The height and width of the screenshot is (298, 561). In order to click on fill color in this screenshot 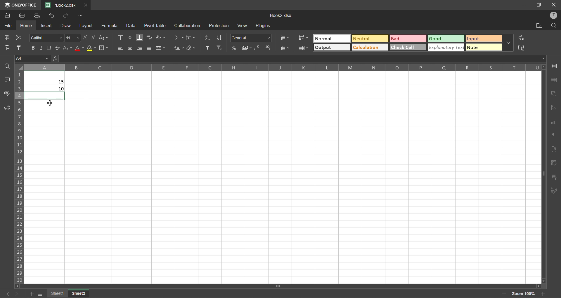, I will do `click(91, 48)`.